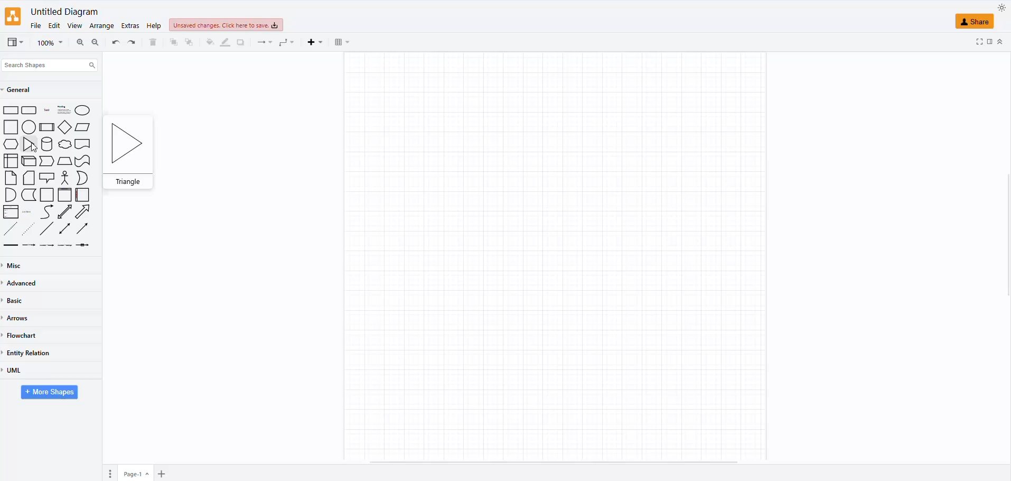 The width and height of the screenshot is (1011, 481). Describe the element at coordinates (47, 195) in the screenshot. I see `Page` at that location.